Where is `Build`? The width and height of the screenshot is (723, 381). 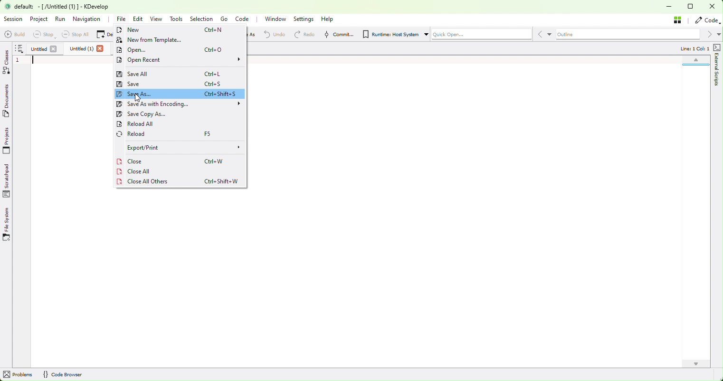
Build is located at coordinates (15, 34).